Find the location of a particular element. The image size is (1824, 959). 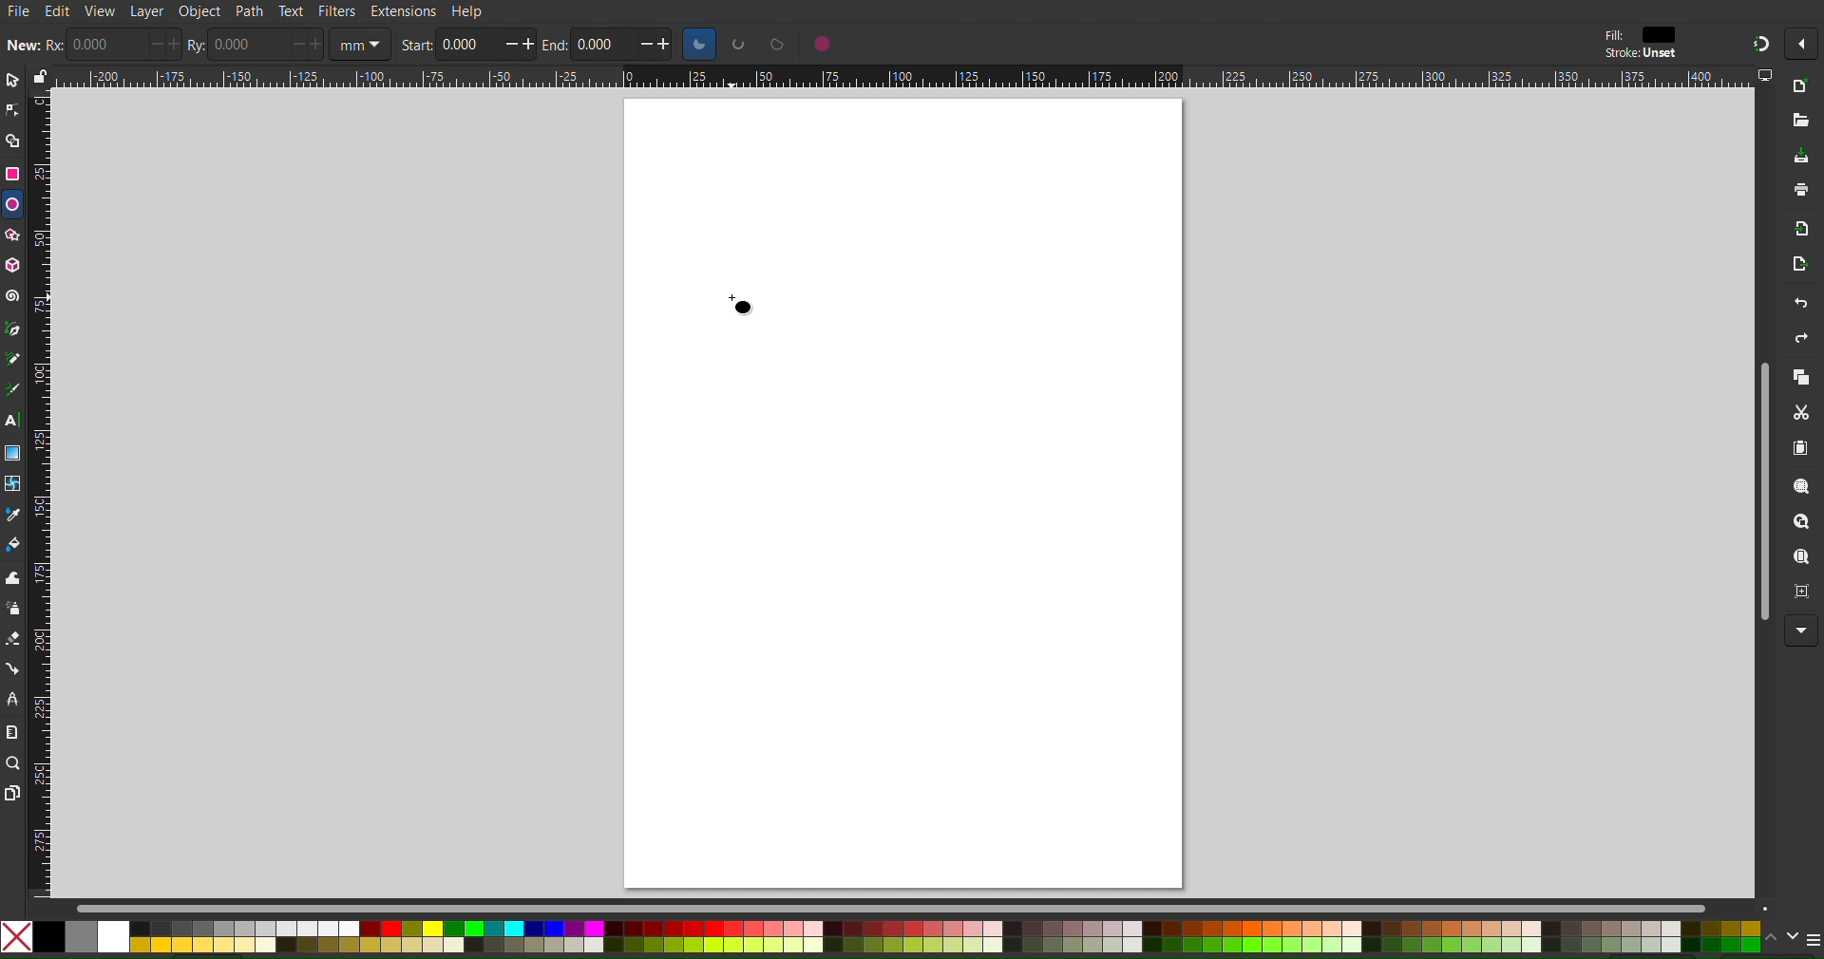

0 is located at coordinates (103, 43).